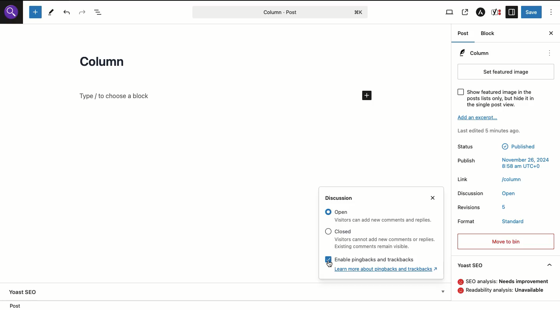 The width and height of the screenshot is (560, 310). Describe the element at coordinates (461, 92) in the screenshot. I see `Checkbox ` at that location.